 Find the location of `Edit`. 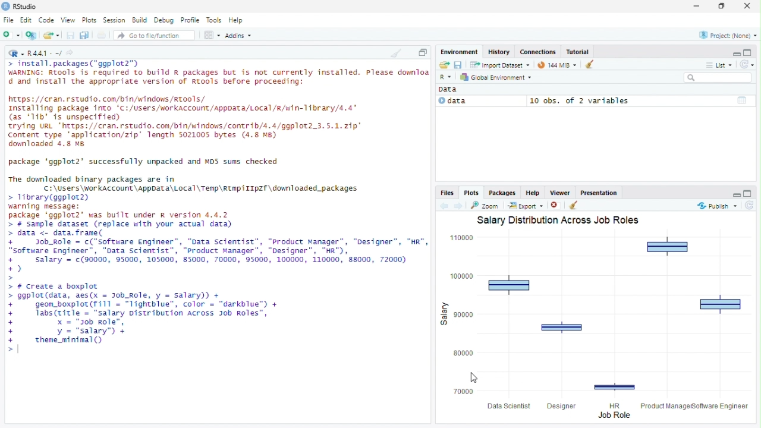

Edit is located at coordinates (26, 21).